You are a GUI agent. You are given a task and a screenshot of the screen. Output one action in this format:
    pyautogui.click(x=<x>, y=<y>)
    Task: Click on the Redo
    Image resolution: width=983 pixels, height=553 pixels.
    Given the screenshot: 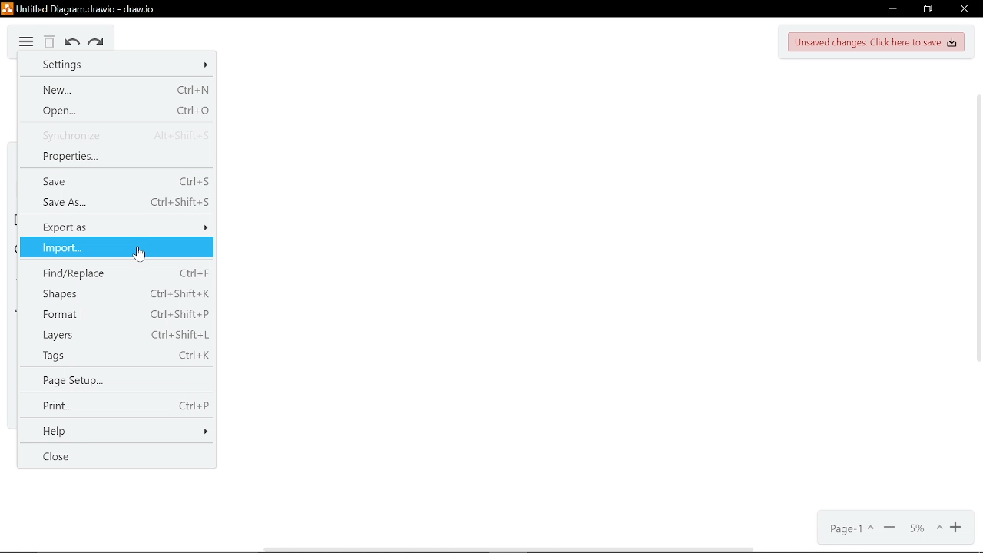 What is the action you would take?
    pyautogui.click(x=94, y=42)
    